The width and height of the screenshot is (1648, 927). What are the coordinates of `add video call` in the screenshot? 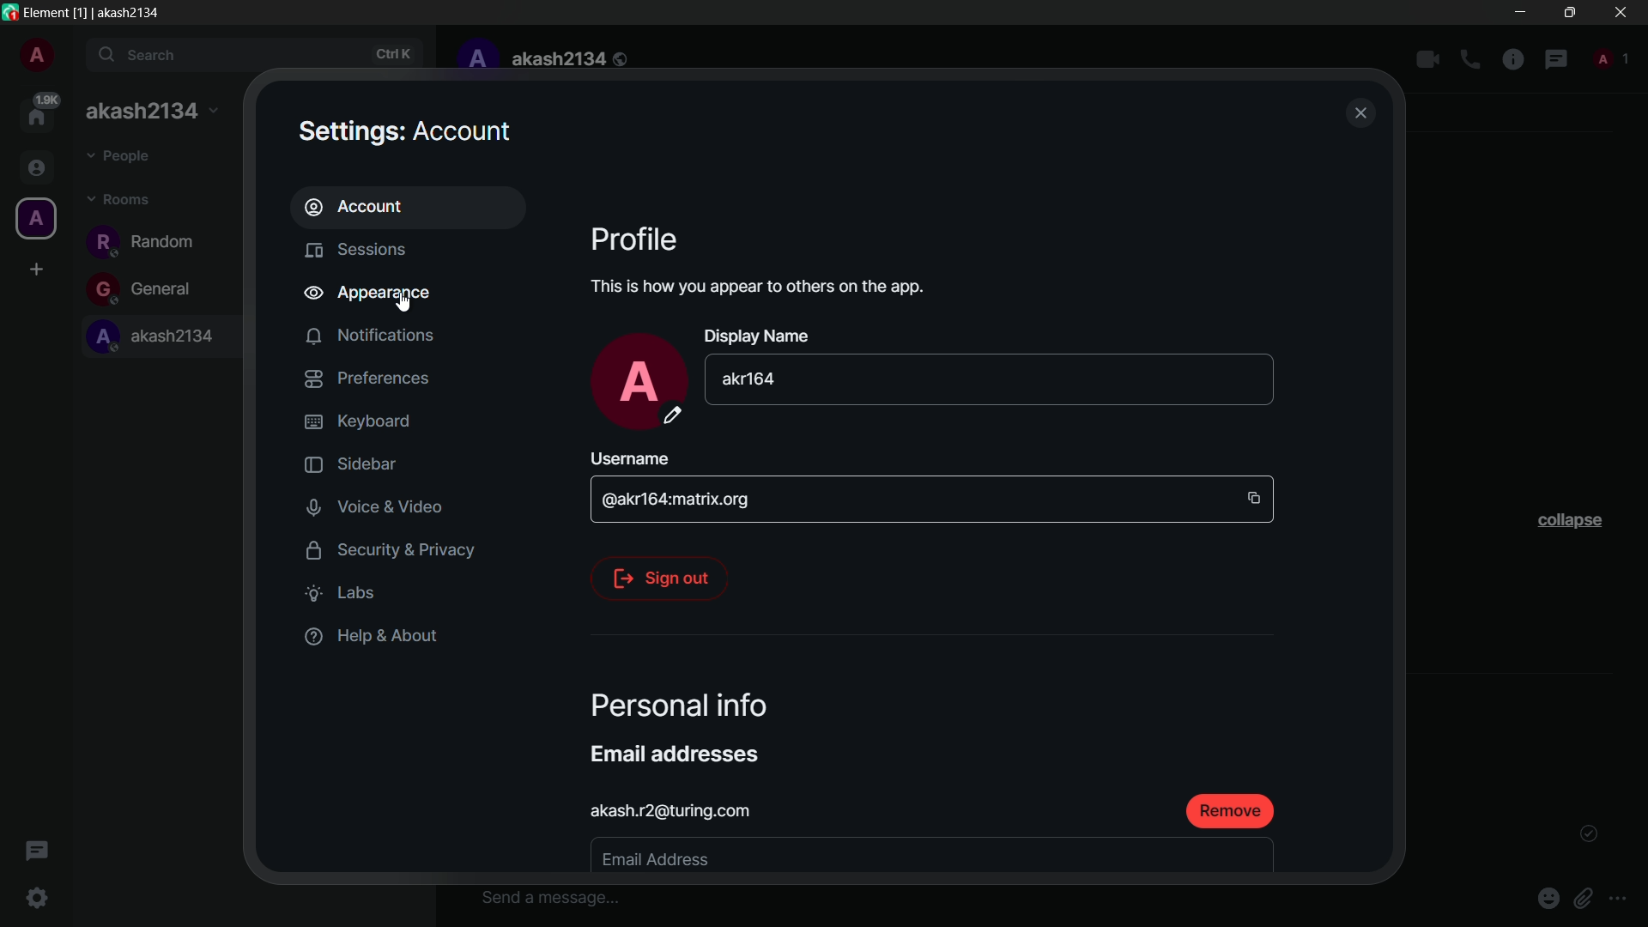 It's located at (1427, 59).